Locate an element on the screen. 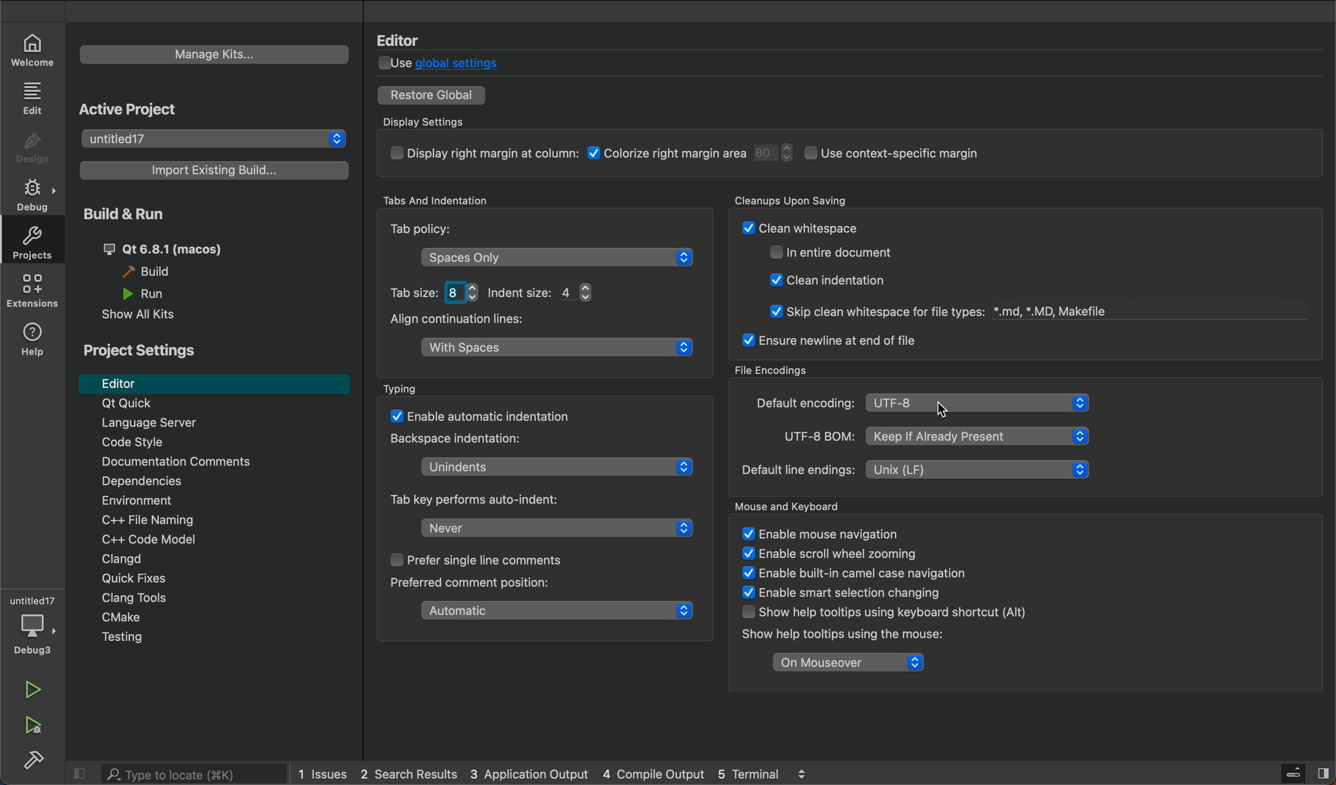 The image size is (1336, 785). Clang Tools is located at coordinates (199, 600).